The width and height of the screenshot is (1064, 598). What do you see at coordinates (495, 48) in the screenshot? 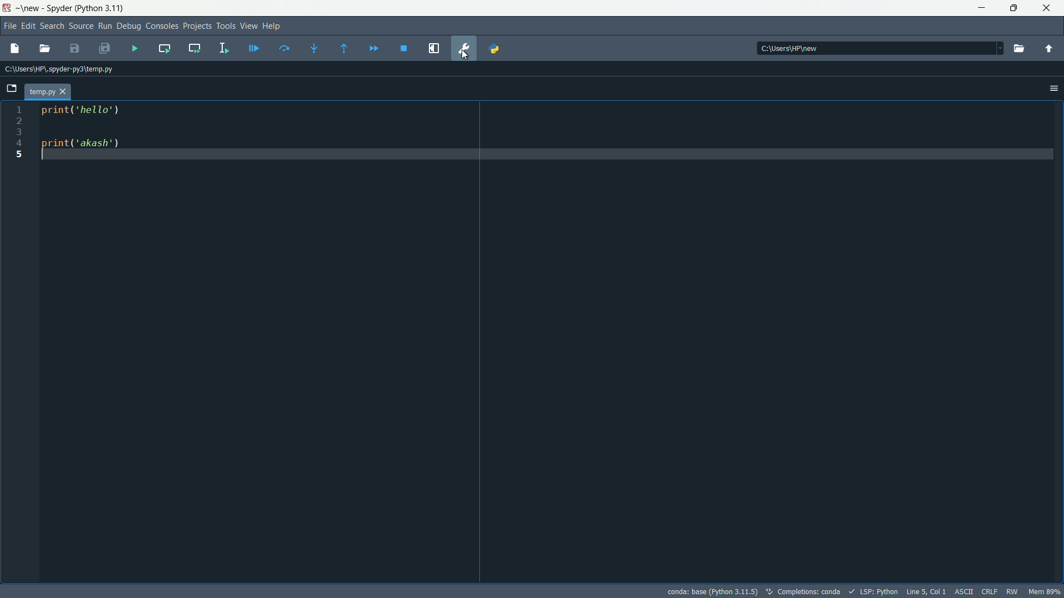
I see `python path manager` at bounding box center [495, 48].